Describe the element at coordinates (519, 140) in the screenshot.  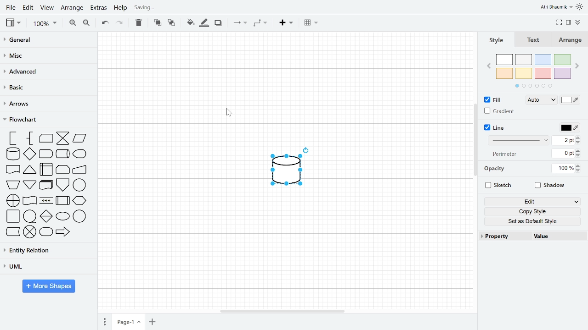
I see `Line style` at that location.